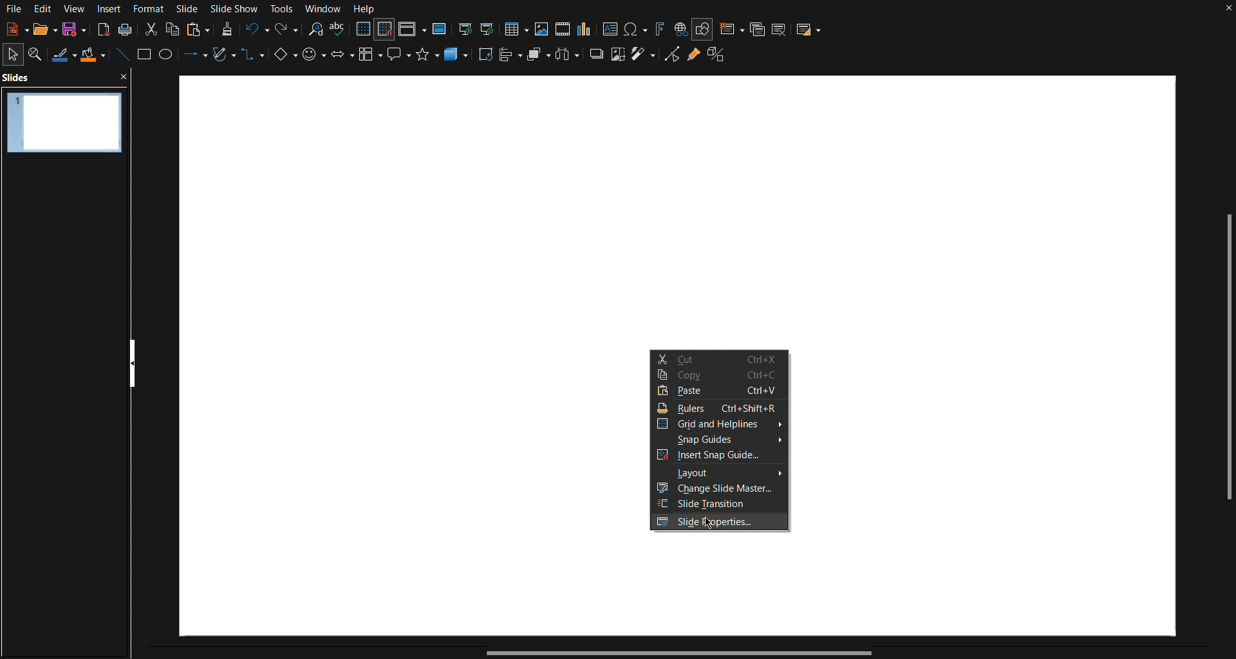  Describe the element at coordinates (585, 29) in the screenshot. I see `Insert graph` at that location.